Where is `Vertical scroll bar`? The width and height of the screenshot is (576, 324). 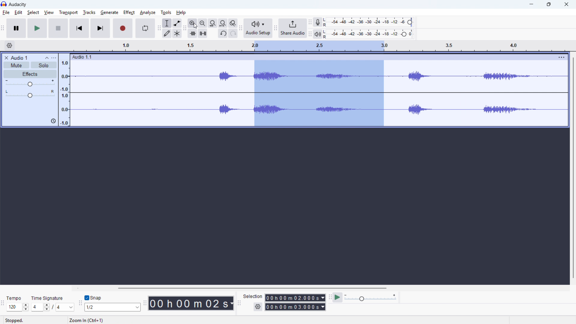
Vertical scroll bar is located at coordinates (572, 172).